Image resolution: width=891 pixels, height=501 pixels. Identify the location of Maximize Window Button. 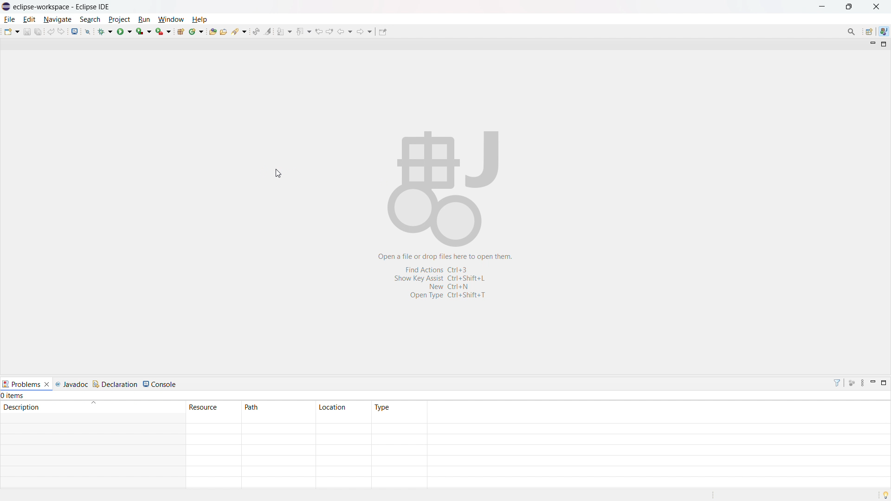
(885, 383).